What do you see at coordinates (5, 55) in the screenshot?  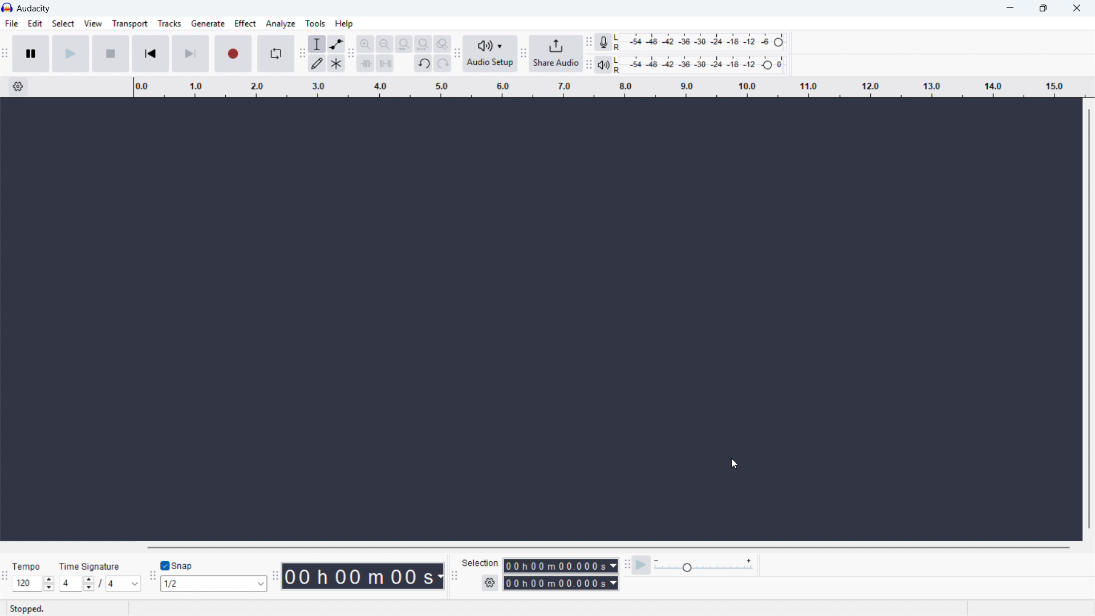 I see `transport toolbar` at bounding box center [5, 55].